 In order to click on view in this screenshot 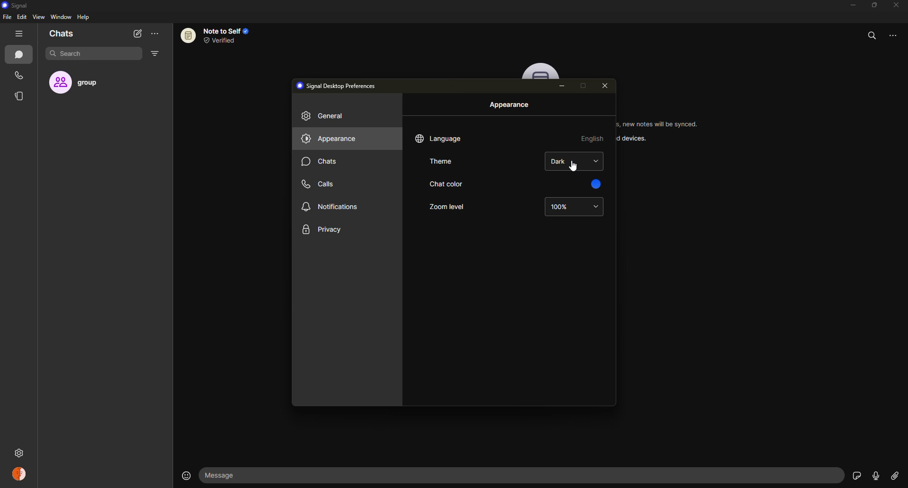, I will do `click(38, 17)`.